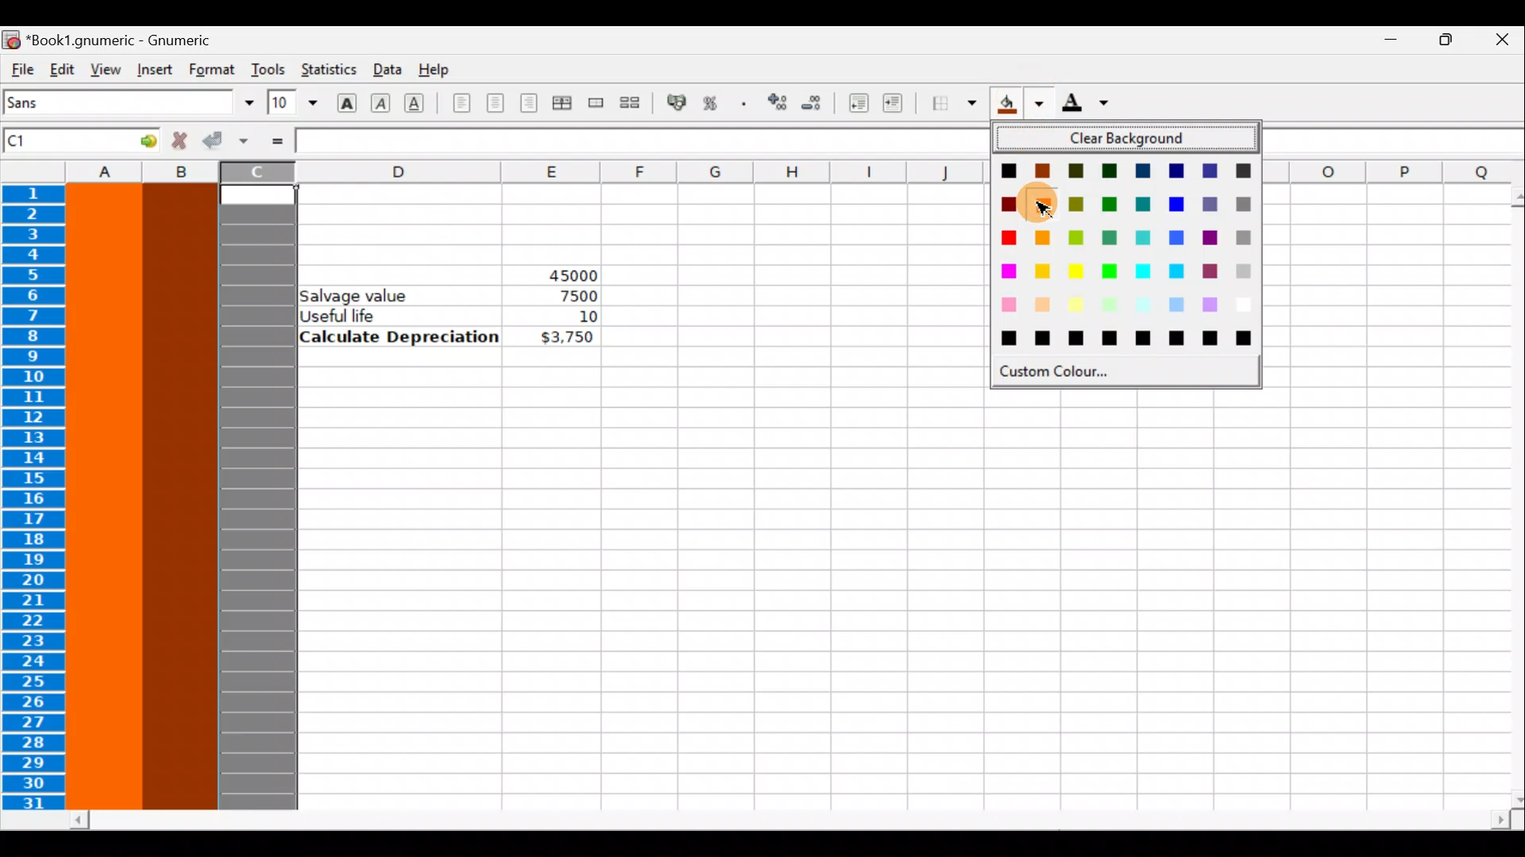  I want to click on Enter formula, so click(276, 140).